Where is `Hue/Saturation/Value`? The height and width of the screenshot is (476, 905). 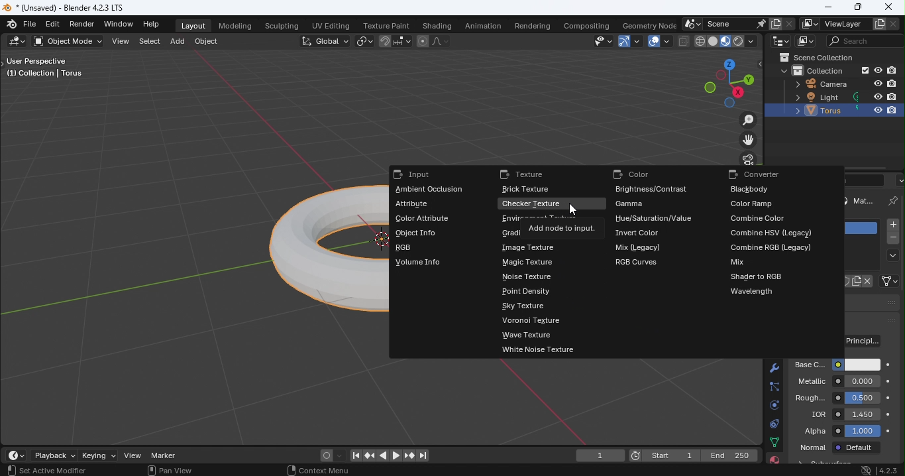 Hue/Saturation/Value is located at coordinates (651, 217).